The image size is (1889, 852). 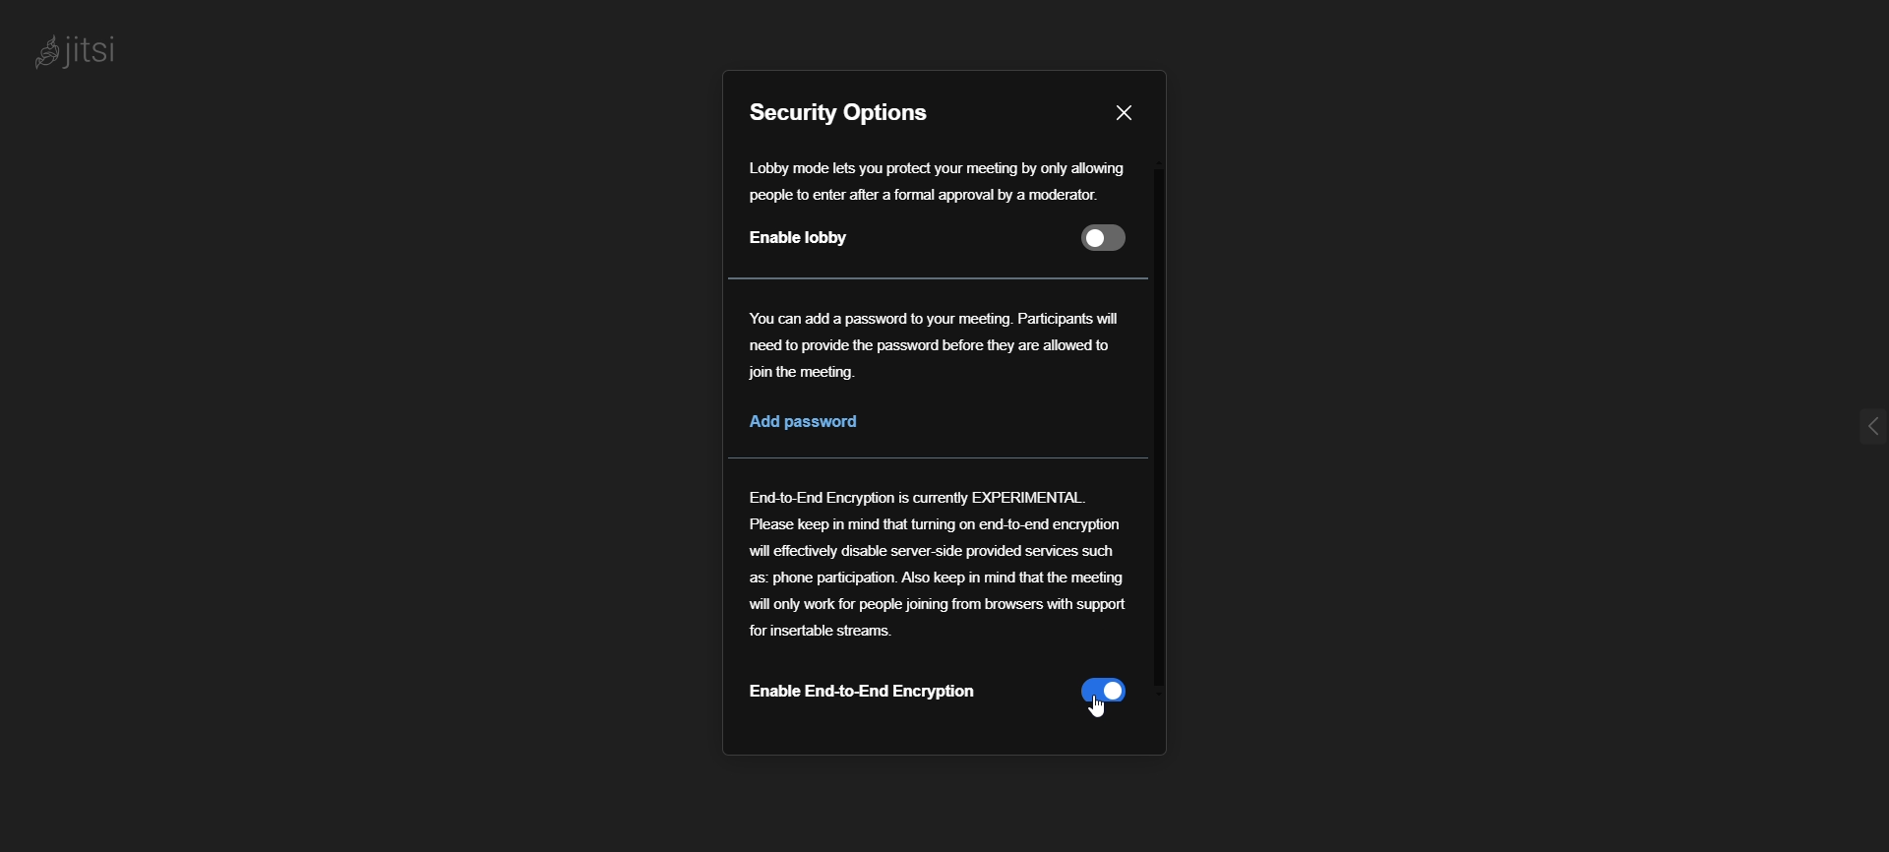 What do you see at coordinates (846, 111) in the screenshot?
I see `security options` at bounding box center [846, 111].